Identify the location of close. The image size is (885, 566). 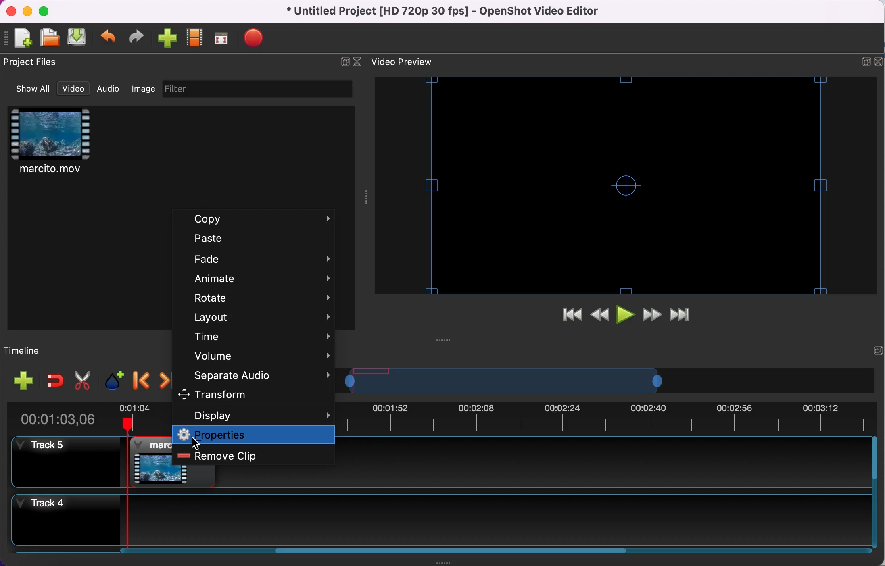
(11, 12).